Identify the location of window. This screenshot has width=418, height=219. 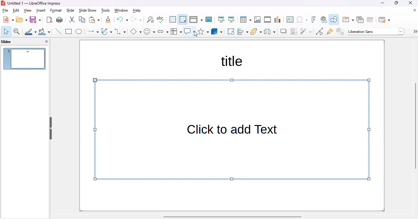
(121, 10).